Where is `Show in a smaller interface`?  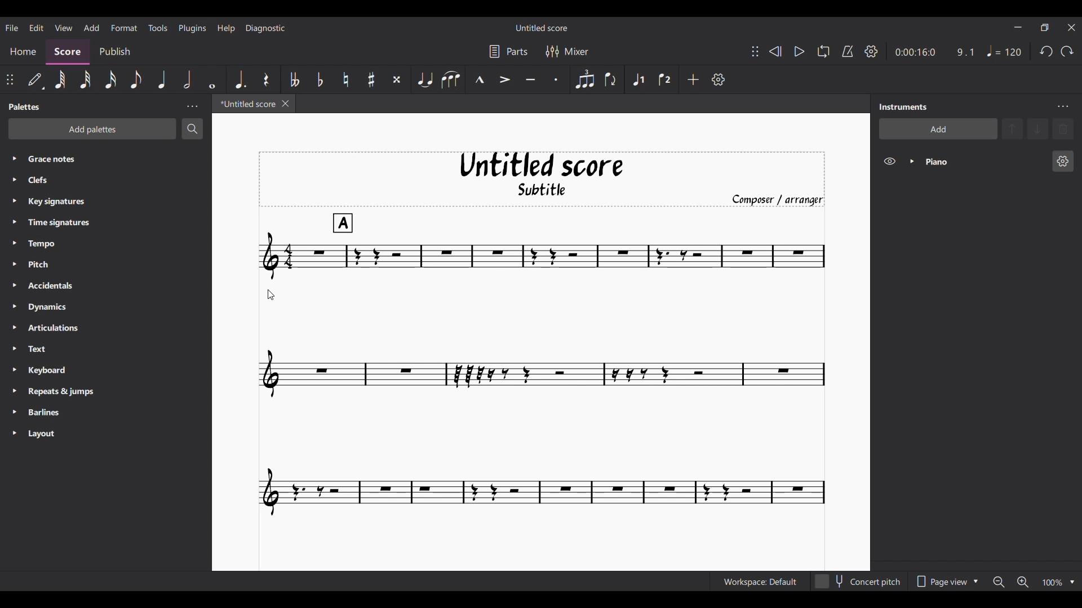 Show in a smaller interface is located at coordinates (1044, 28).